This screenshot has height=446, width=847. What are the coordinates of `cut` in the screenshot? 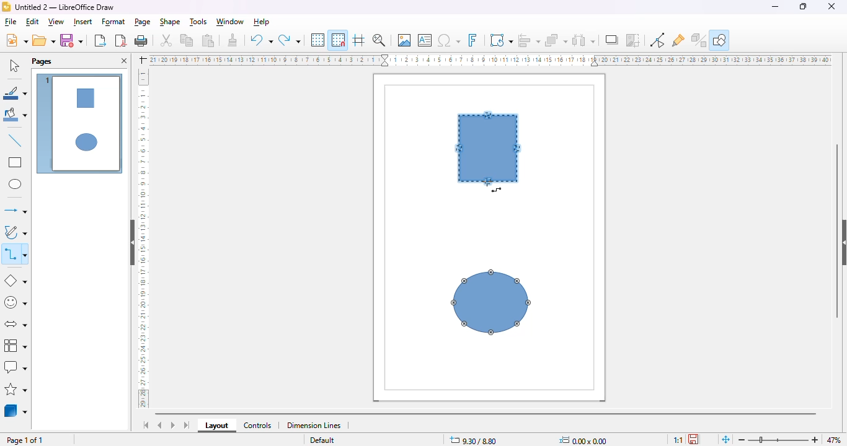 It's located at (166, 40).